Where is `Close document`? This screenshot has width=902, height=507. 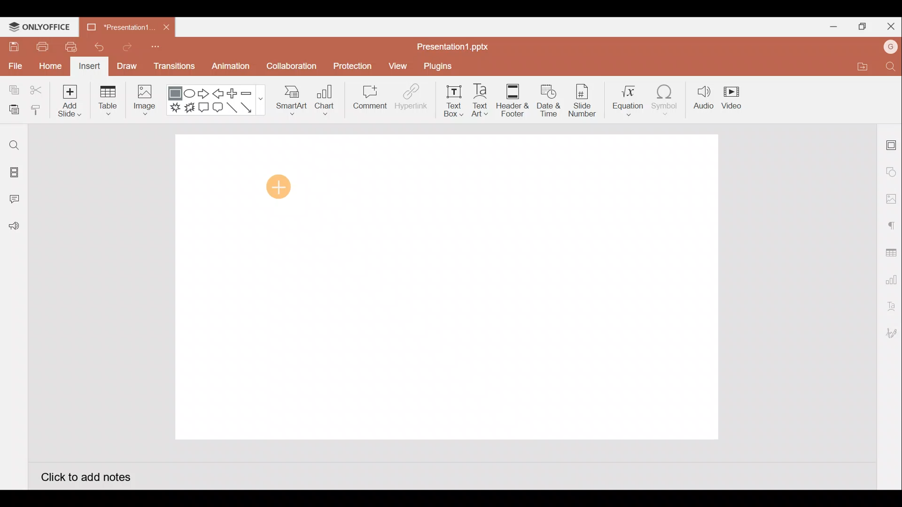 Close document is located at coordinates (165, 26).